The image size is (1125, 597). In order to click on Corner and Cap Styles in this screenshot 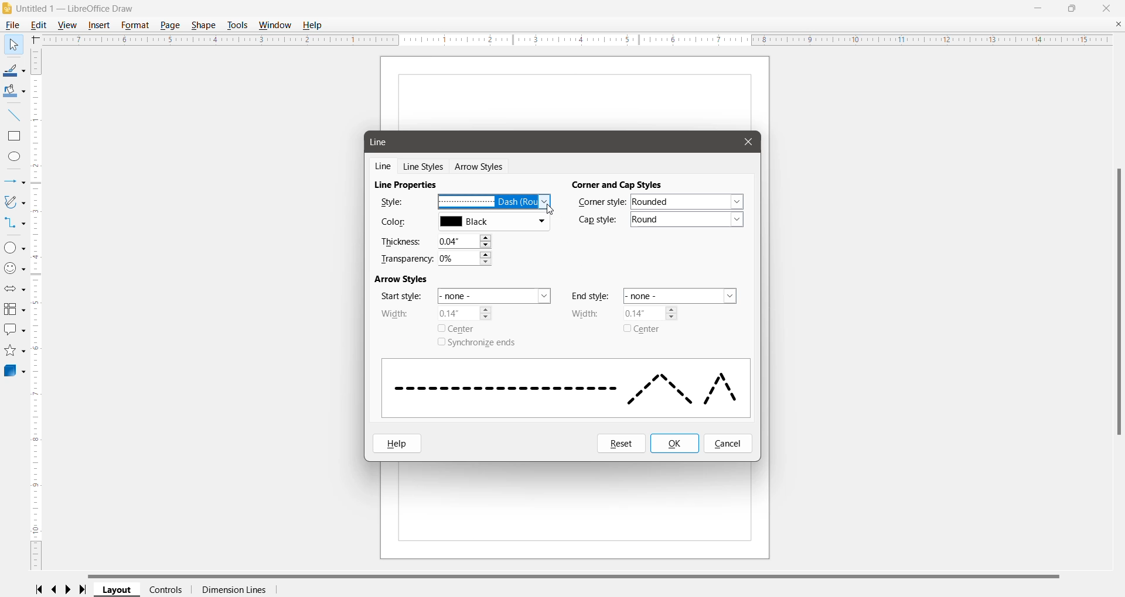, I will do `click(618, 184)`.